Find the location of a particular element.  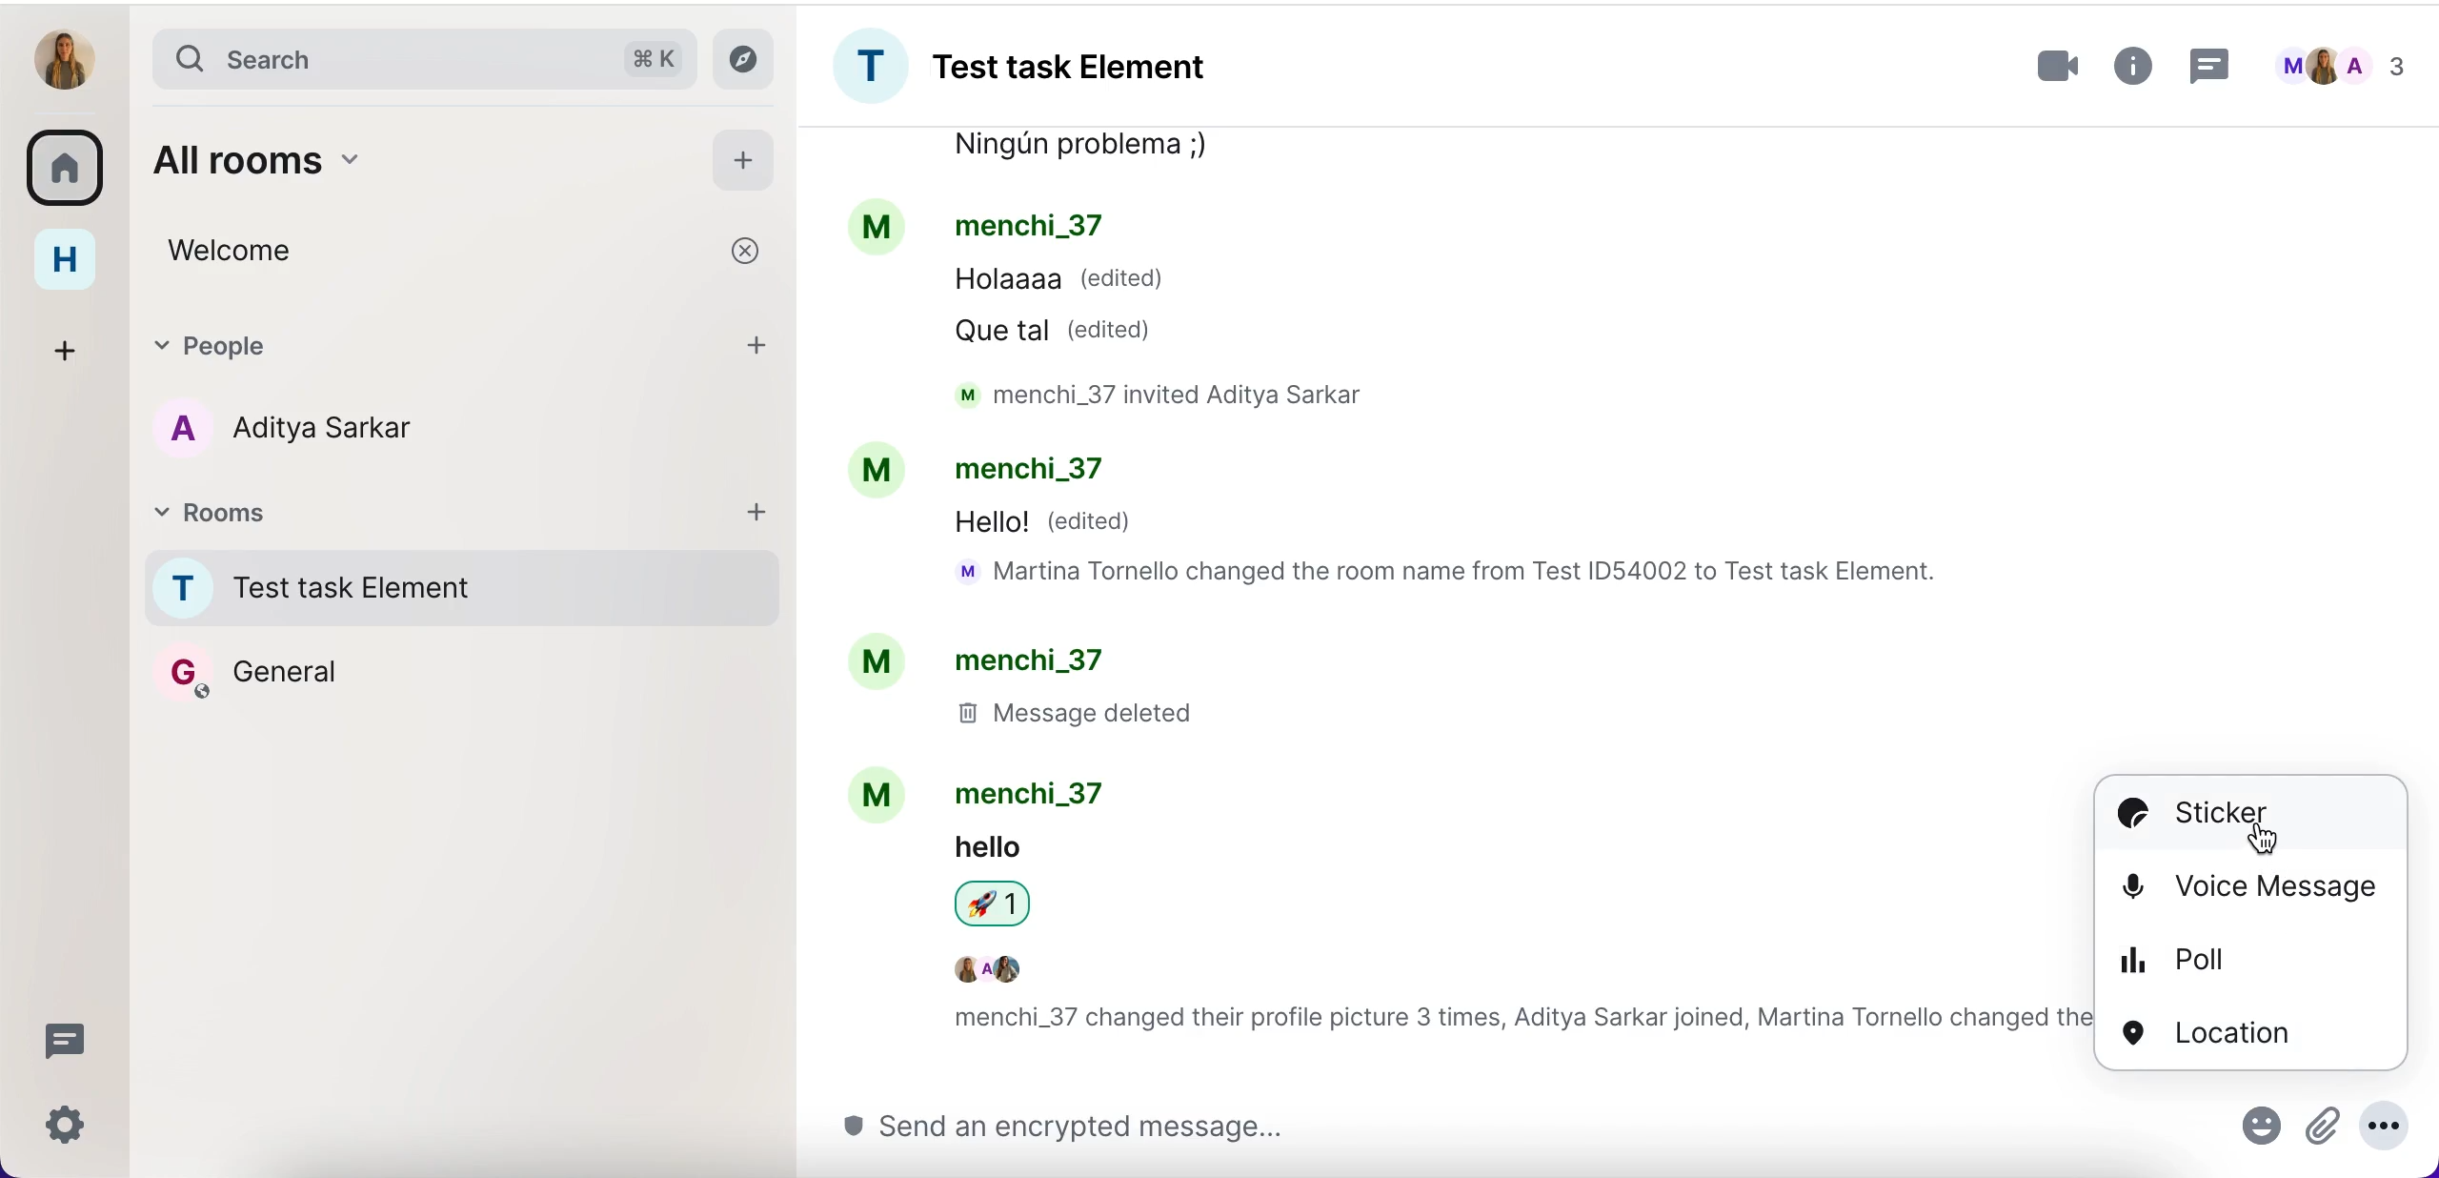

cancel is located at coordinates (748, 255).